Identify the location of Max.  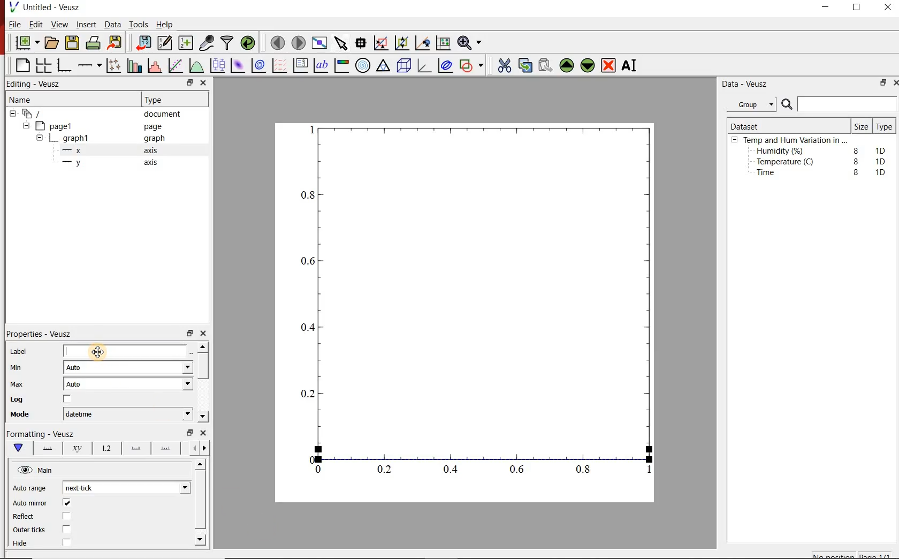
(22, 384).